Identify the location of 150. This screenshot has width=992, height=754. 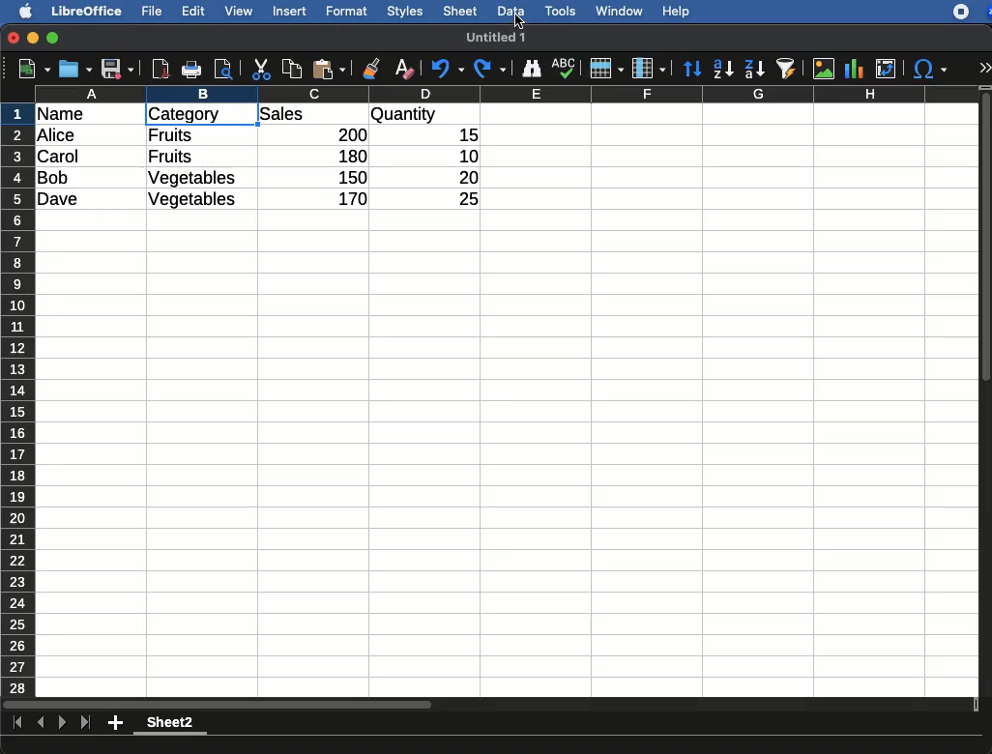
(349, 177).